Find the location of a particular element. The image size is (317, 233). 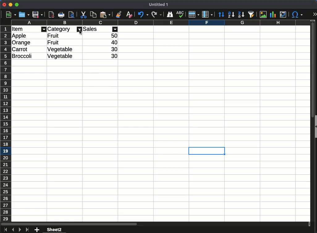

vegetable is located at coordinates (61, 50).